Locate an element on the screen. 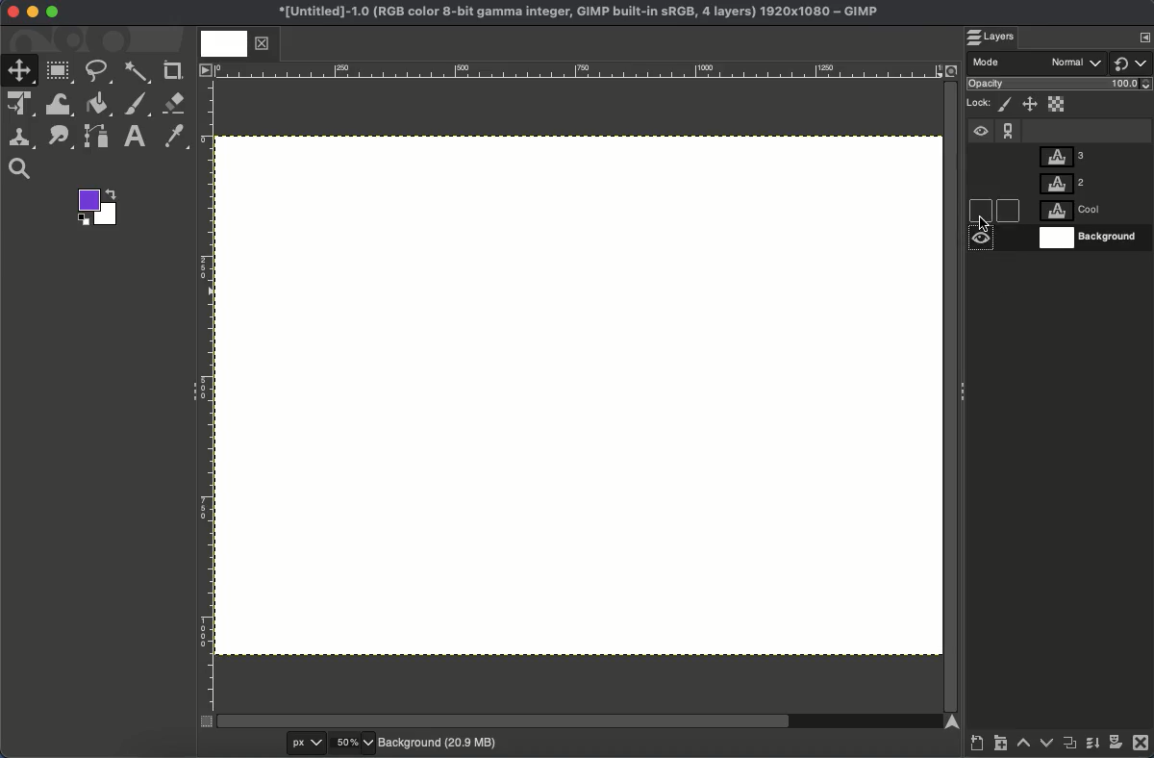  Maximize is located at coordinates (53, 14).